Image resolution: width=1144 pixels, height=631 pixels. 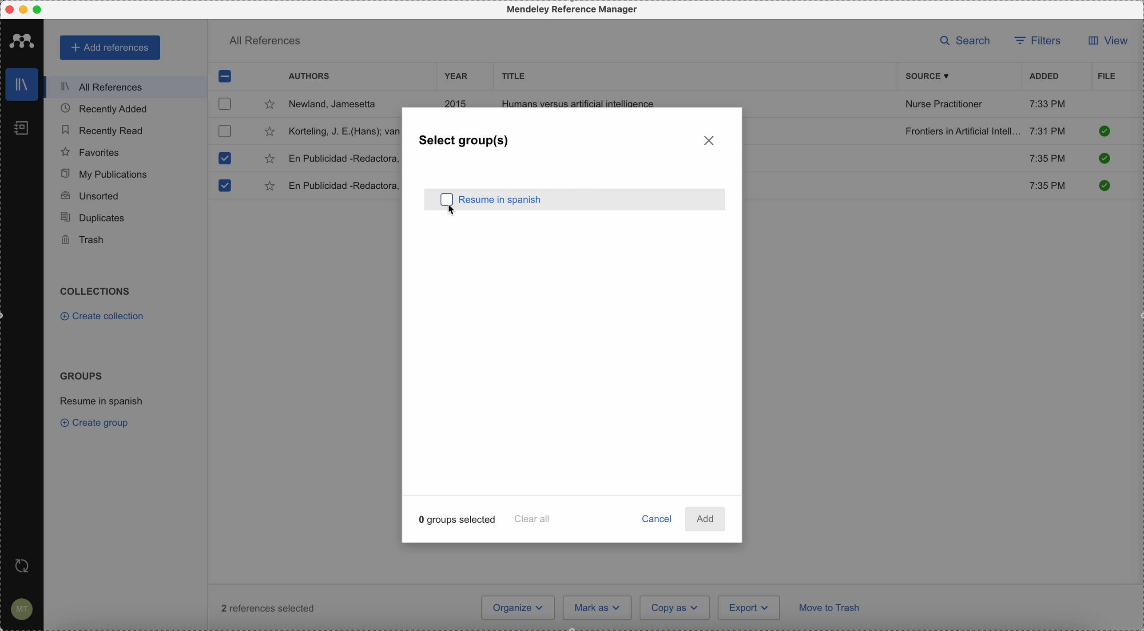 I want to click on trash, so click(x=84, y=240).